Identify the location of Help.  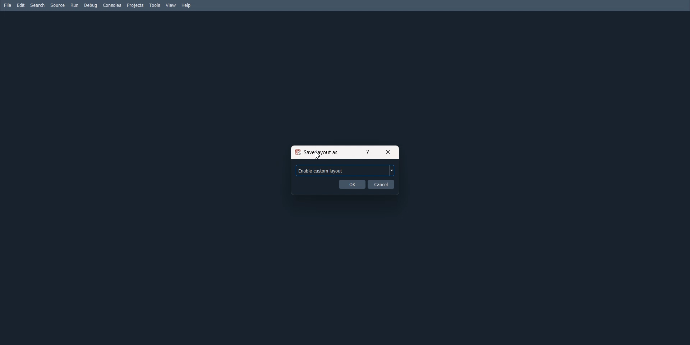
(187, 6).